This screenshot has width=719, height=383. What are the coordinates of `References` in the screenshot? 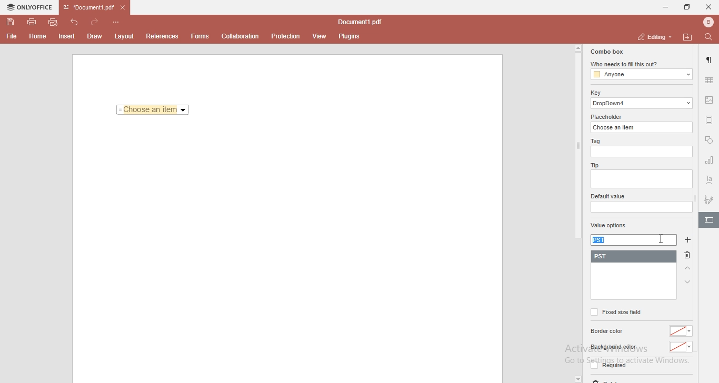 It's located at (161, 36).